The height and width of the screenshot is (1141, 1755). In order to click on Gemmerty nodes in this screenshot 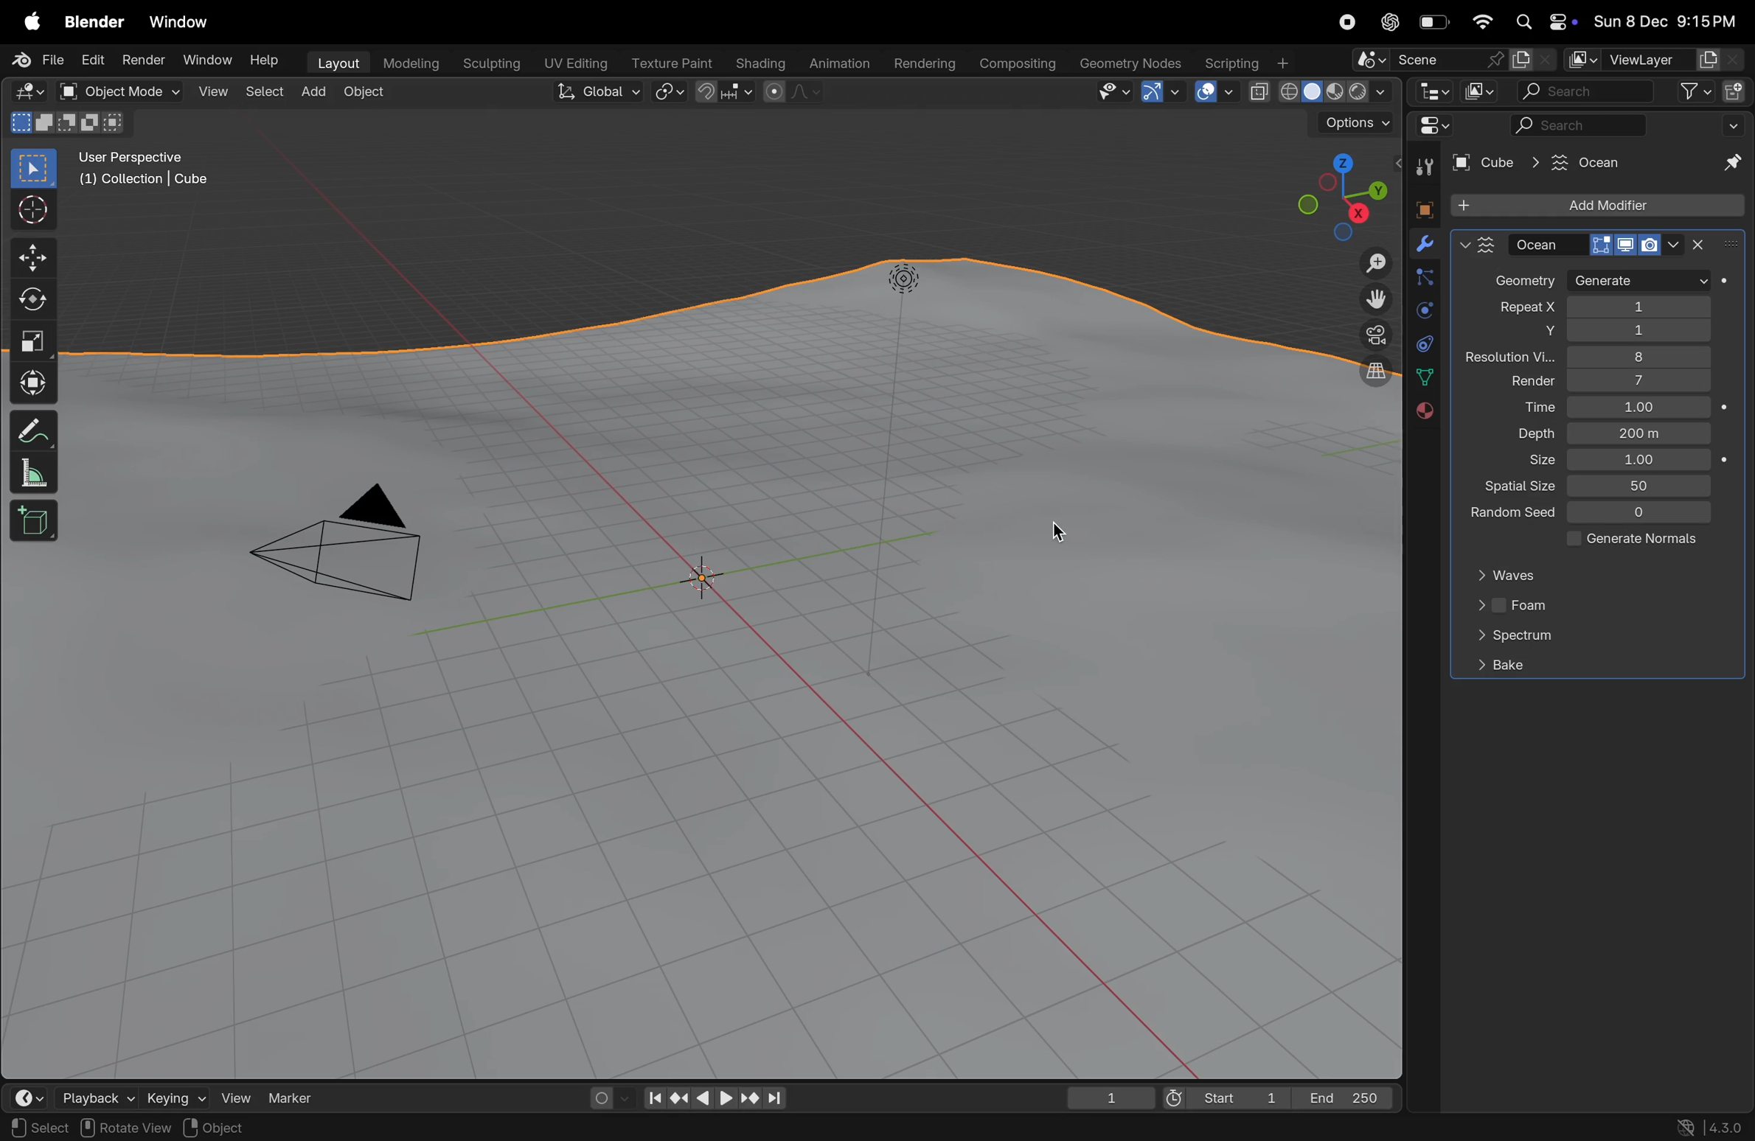, I will do `click(1129, 63)`.